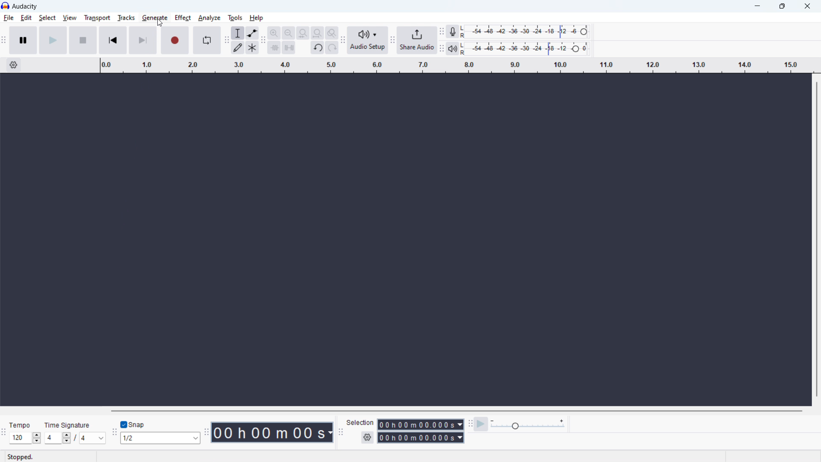 The image size is (821, 462). What do you see at coordinates (420, 437) in the screenshot?
I see `end time` at bounding box center [420, 437].